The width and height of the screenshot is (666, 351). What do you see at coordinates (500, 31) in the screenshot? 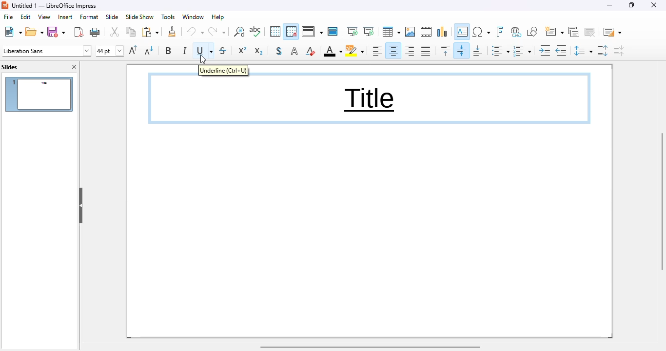
I see `insert fontwork text` at bounding box center [500, 31].